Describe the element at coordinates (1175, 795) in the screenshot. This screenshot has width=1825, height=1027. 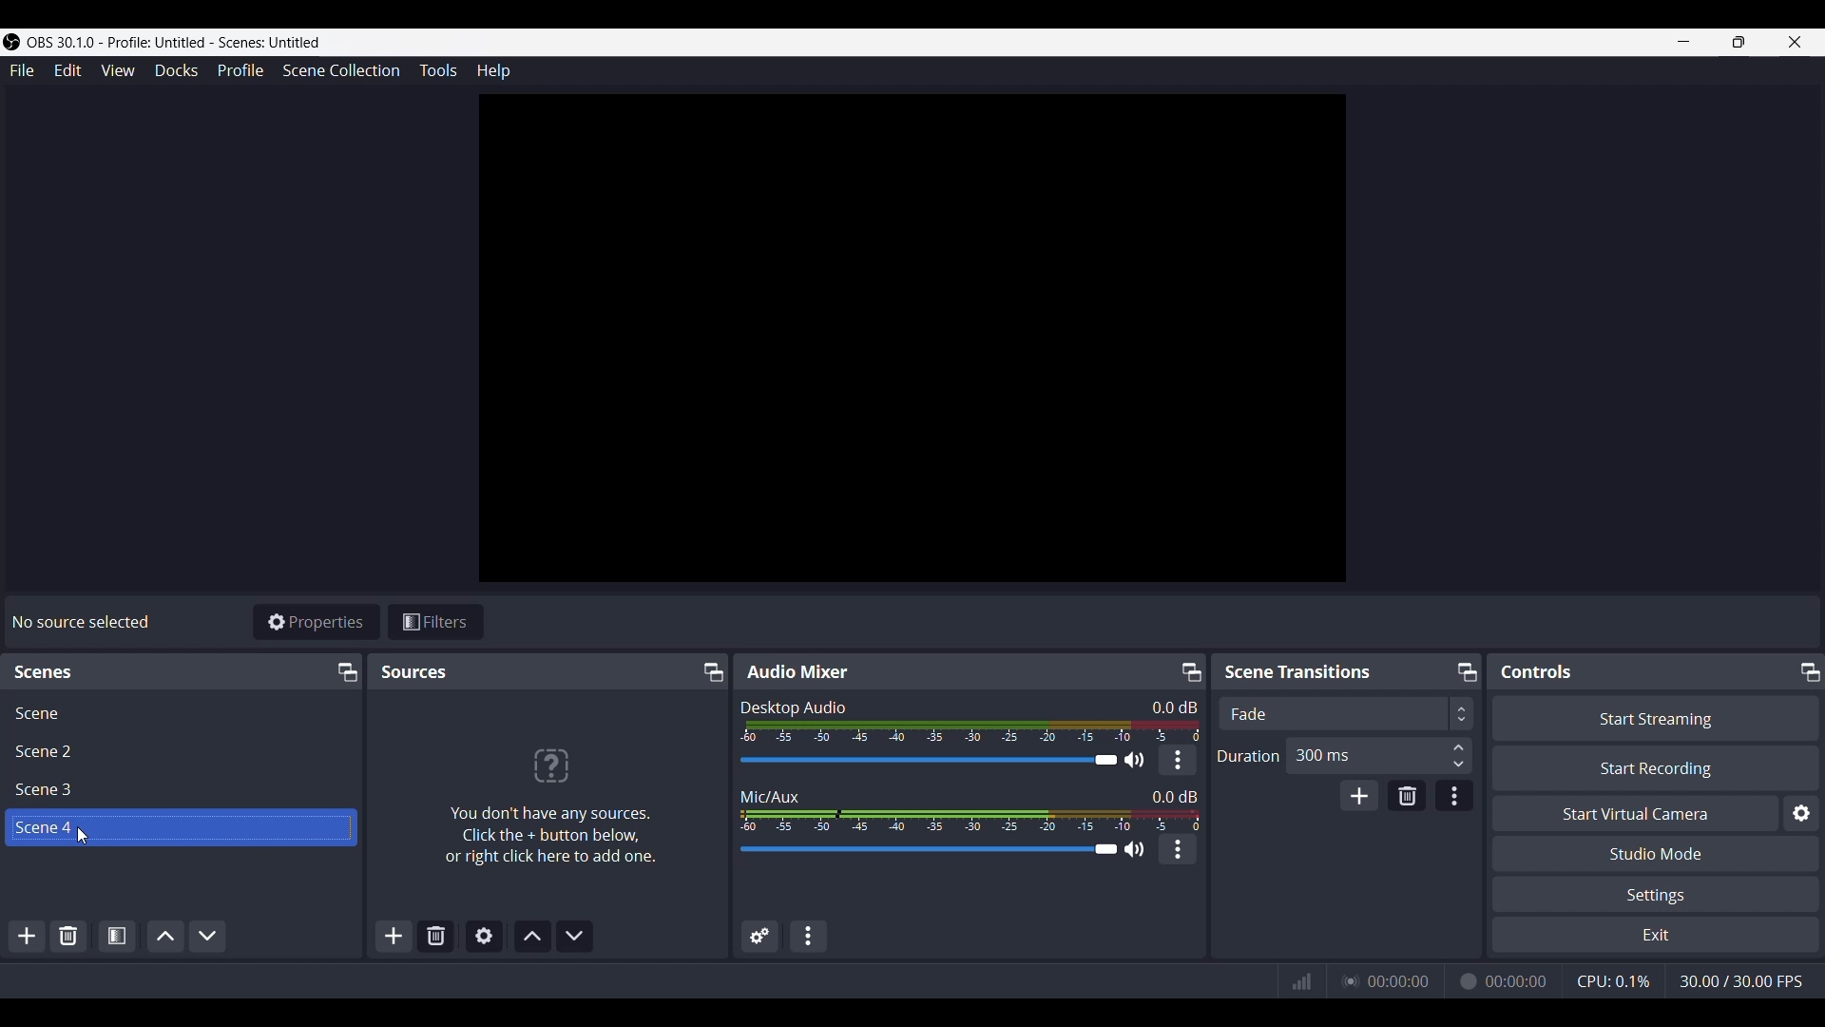
I see `Audio Level Indicator` at that location.